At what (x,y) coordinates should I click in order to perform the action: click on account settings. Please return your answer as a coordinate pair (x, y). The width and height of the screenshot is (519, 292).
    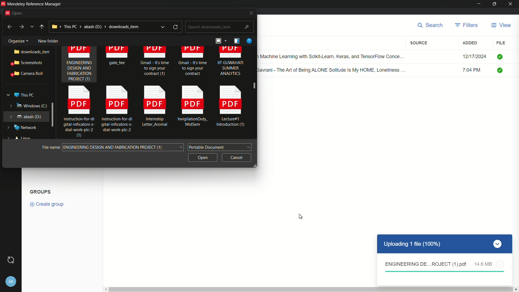
    Looking at the image, I should click on (11, 280).